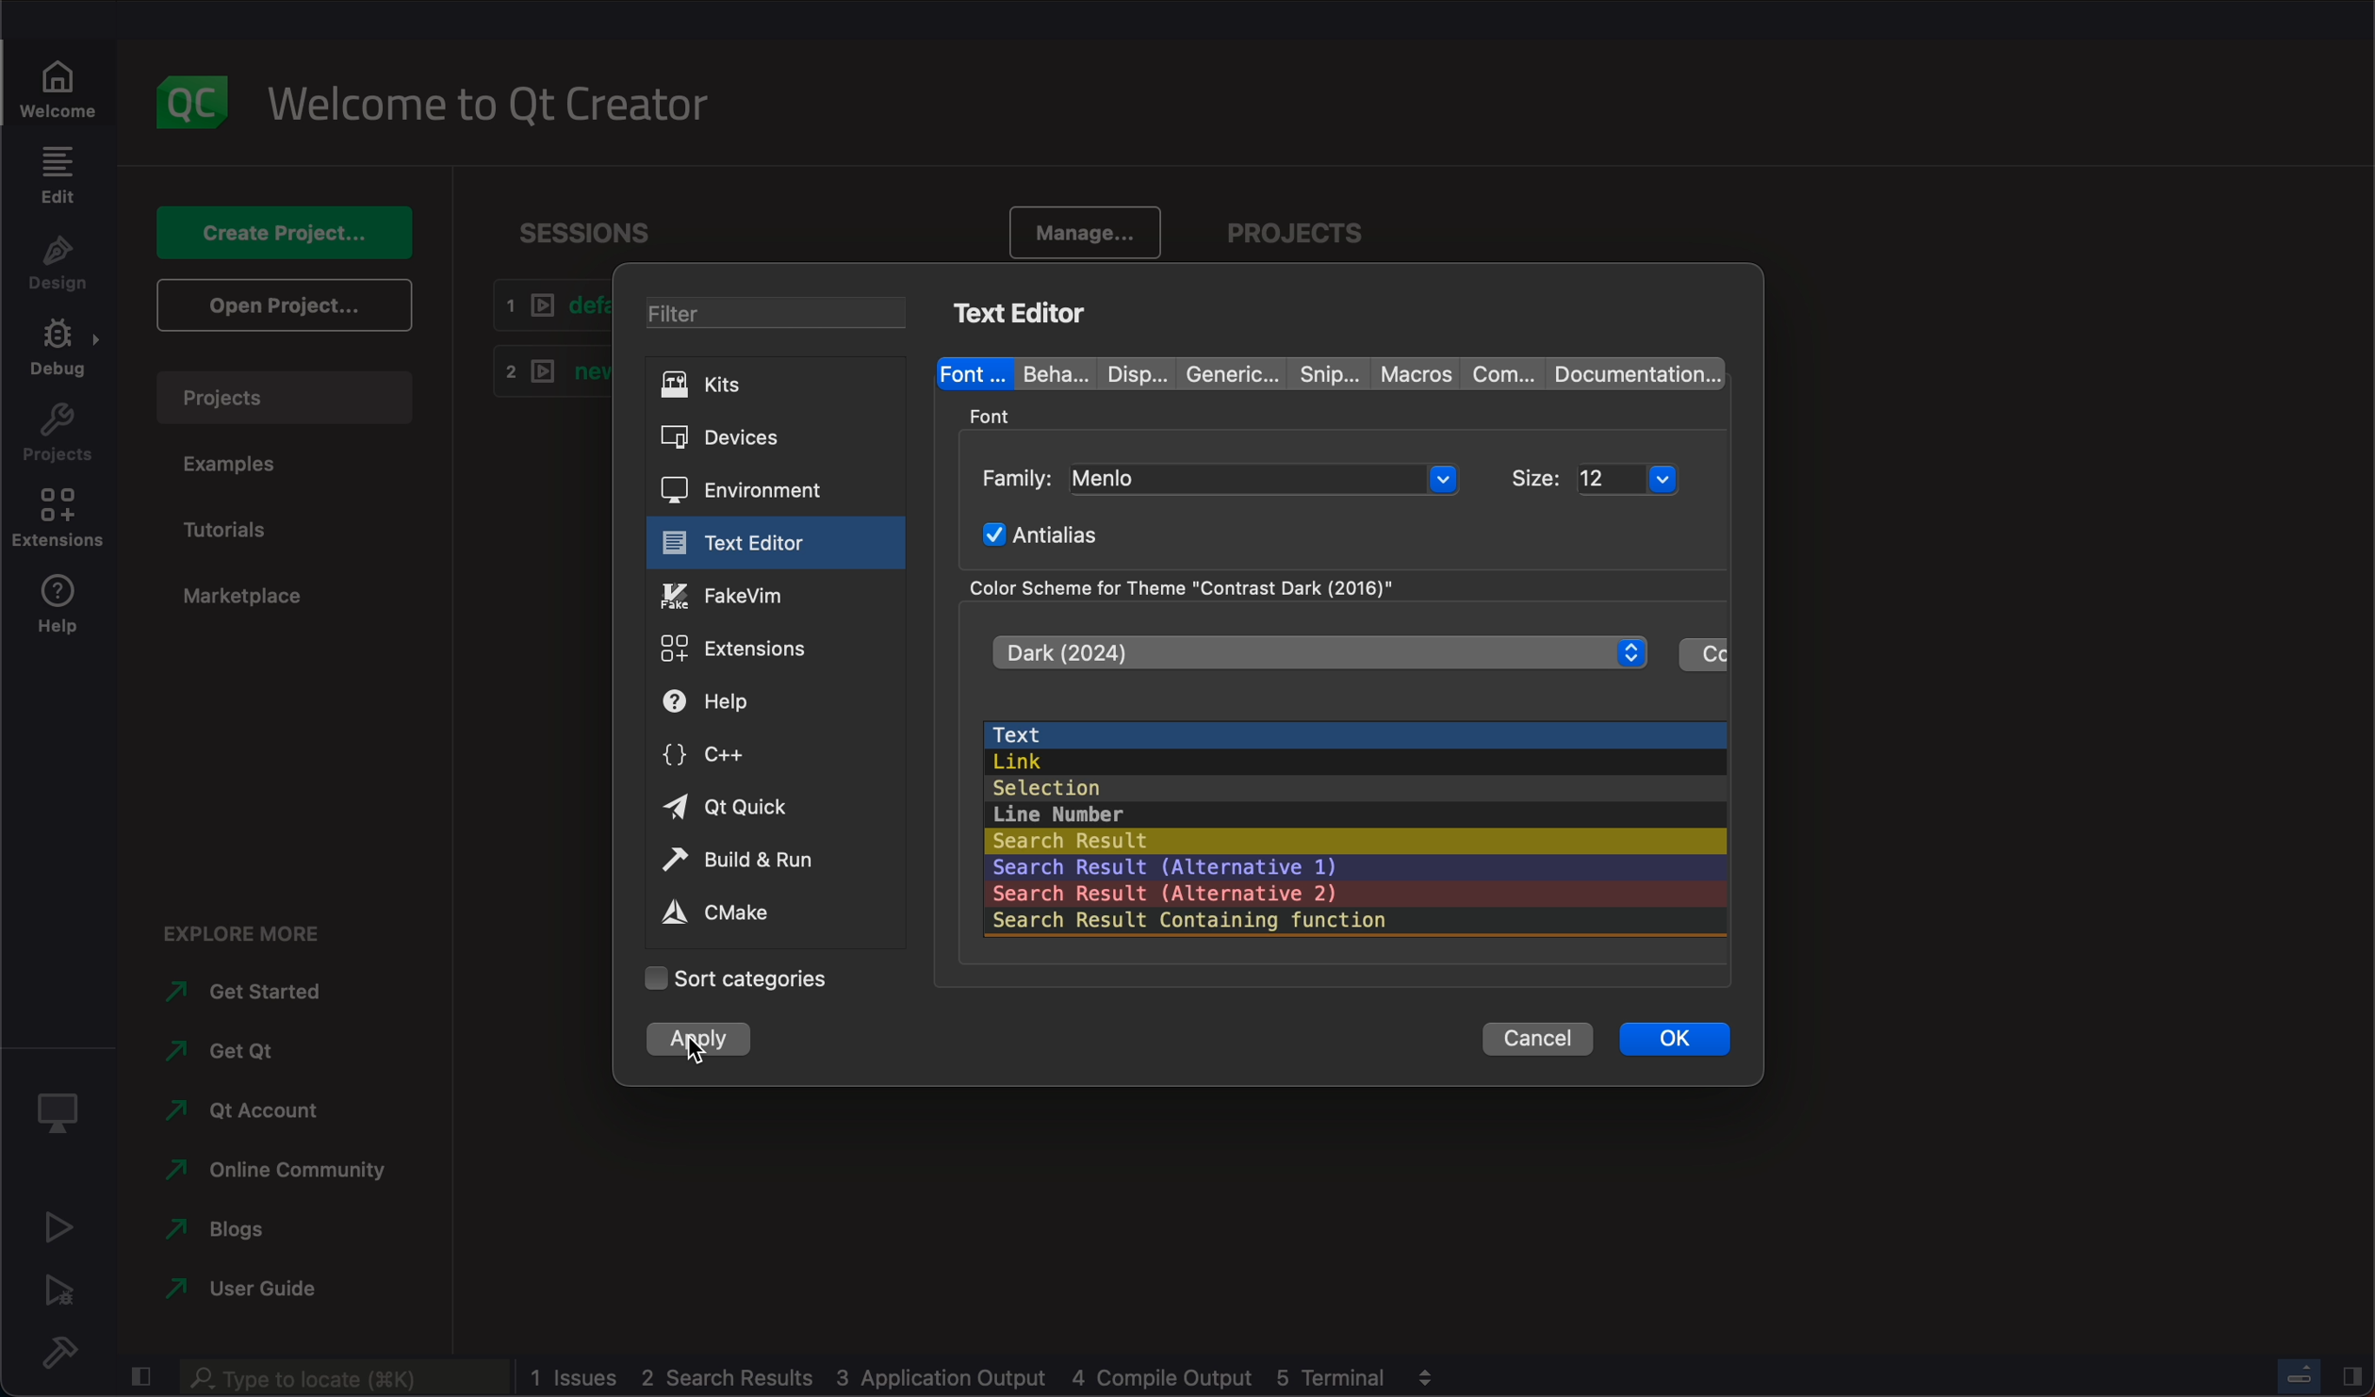 This screenshot has width=2375, height=1397. Describe the element at coordinates (1019, 476) in the screenshot. I see `family:` at that location.